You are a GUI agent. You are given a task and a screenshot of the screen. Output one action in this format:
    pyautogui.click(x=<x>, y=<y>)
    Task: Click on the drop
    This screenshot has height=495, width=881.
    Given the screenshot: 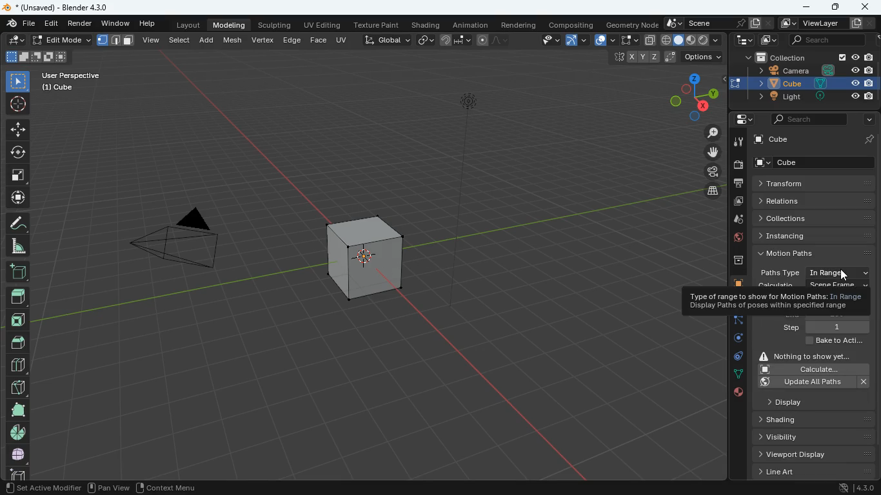 What is the action you would take?
    pyautogui.click(x=735, y=220)
    